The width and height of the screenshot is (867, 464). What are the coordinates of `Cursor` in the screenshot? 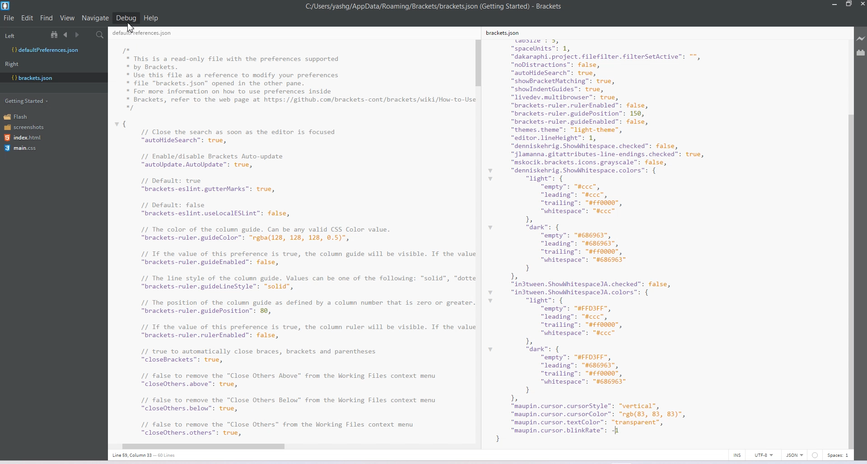 It's located at (133, 28).